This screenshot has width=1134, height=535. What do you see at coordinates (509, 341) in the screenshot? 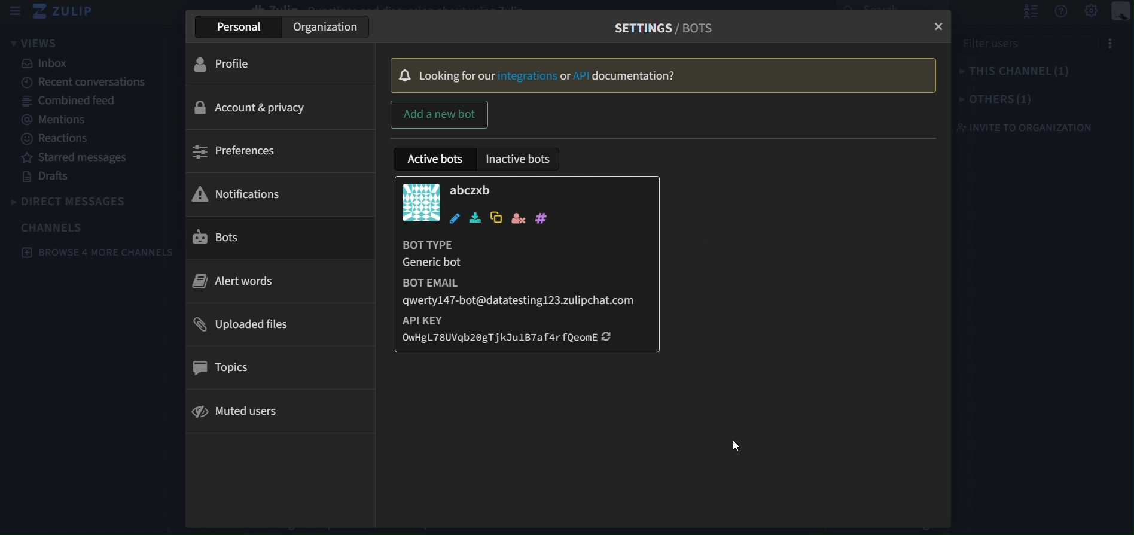
I see `OwHgL78UVqb20TjkJu1b7af4rfQeomE` at bounding box center [509, 341].